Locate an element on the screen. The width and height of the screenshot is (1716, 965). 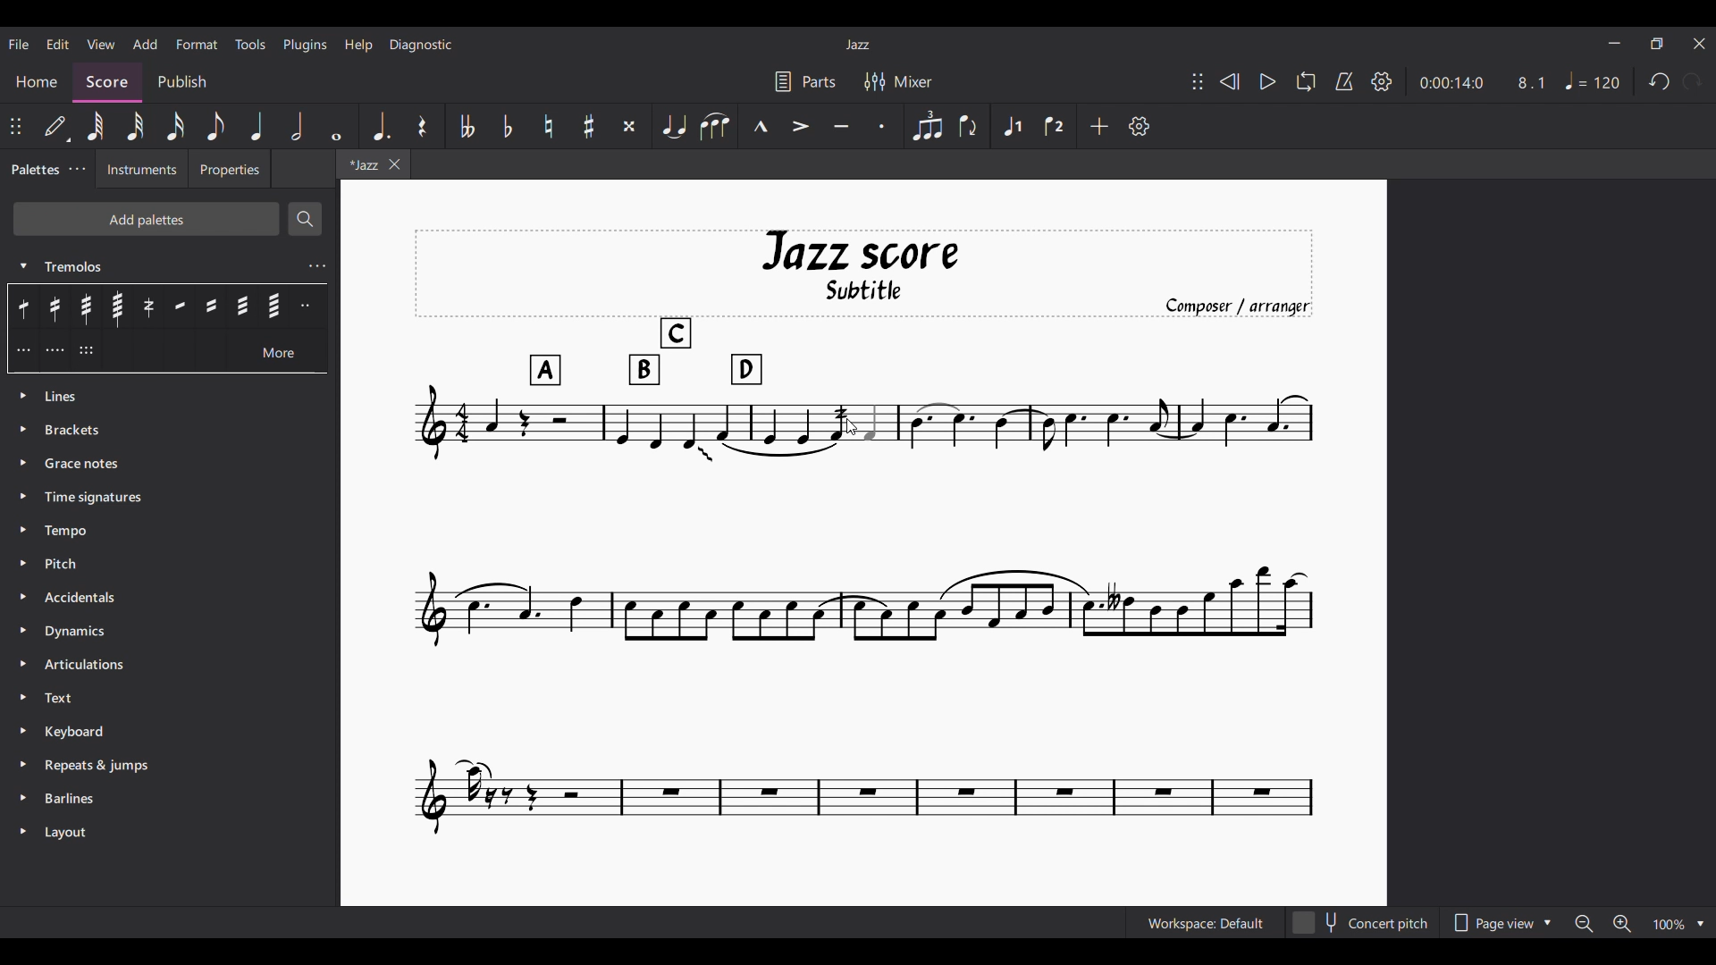
0:00:14:0 is located at coordinates (1451, 81).